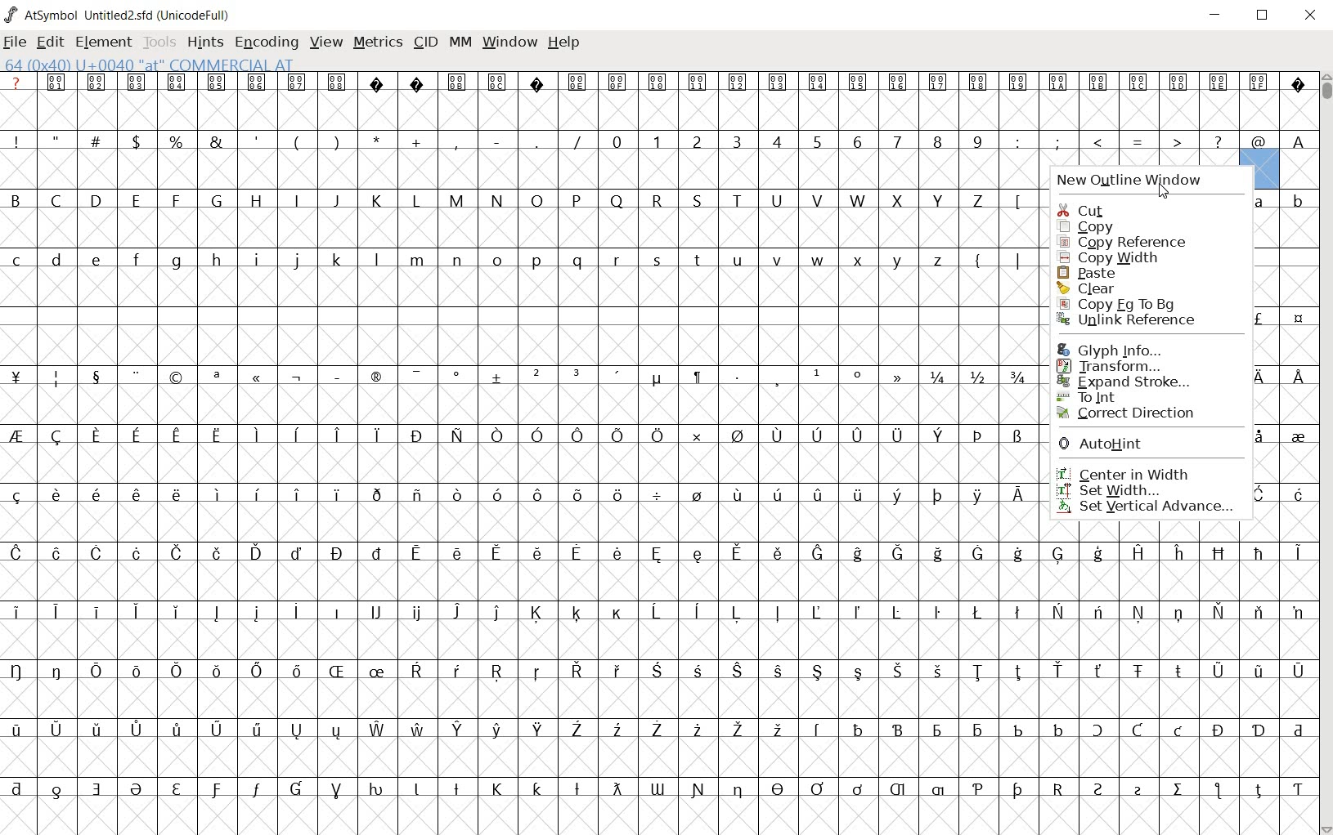 The height and width of the screenshot is (835, 1333). I want to click on NEW OUTLINE WINDOW, so click(1150, 175).